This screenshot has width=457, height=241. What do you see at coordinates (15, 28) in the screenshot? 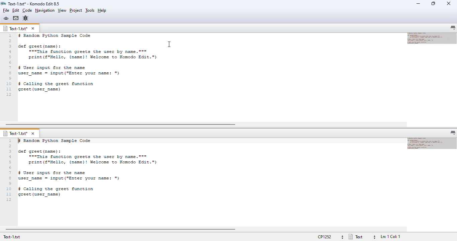
I see `text-1` at bounding box center [15, 28].